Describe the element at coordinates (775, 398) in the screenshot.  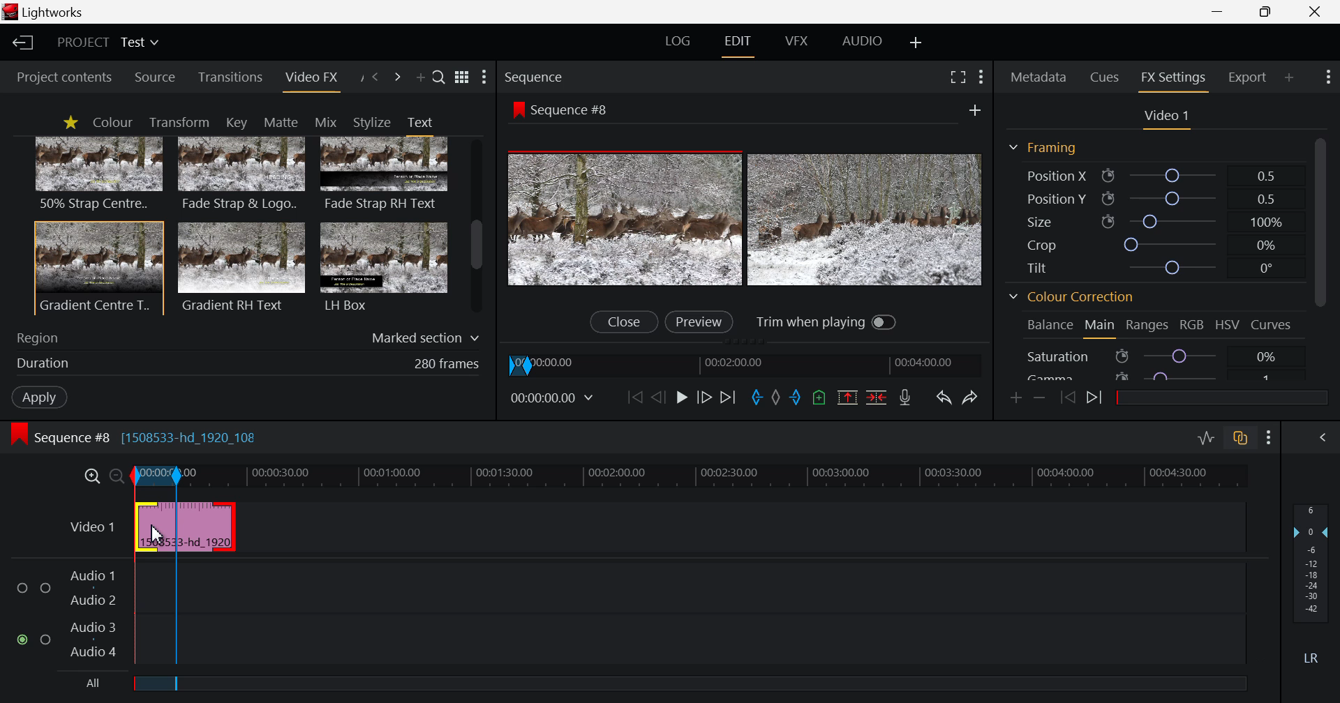
I see `Remove all marks` at that location.